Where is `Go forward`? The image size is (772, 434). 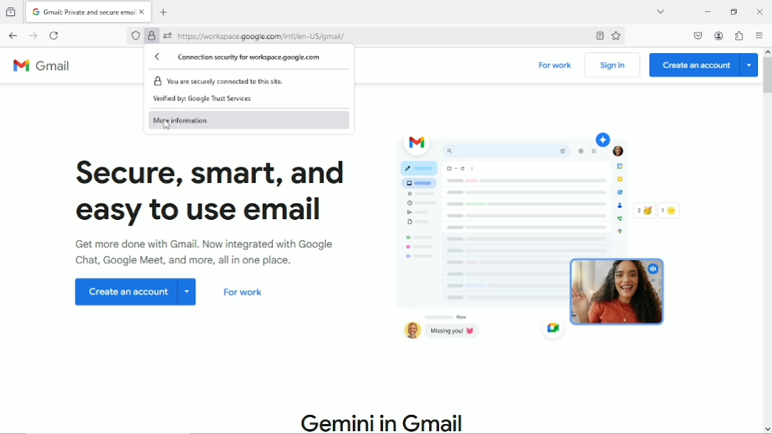 Go forward is located at coordinates (33, 35).